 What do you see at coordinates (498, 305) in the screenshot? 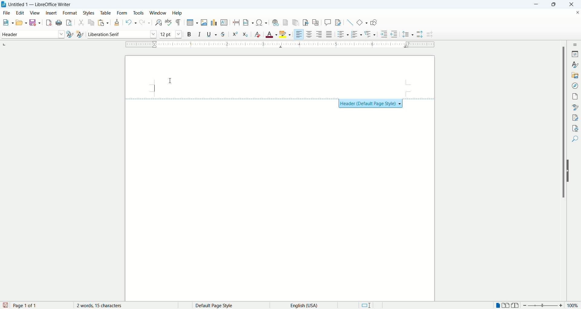
I see `single page view` at bounding box center [498, 305].